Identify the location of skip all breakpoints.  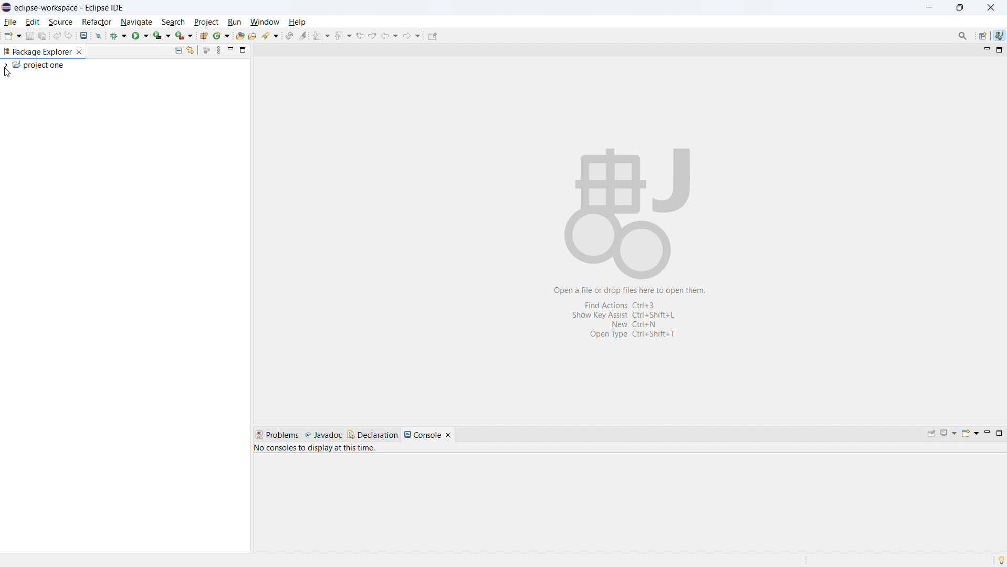
(99, 35).